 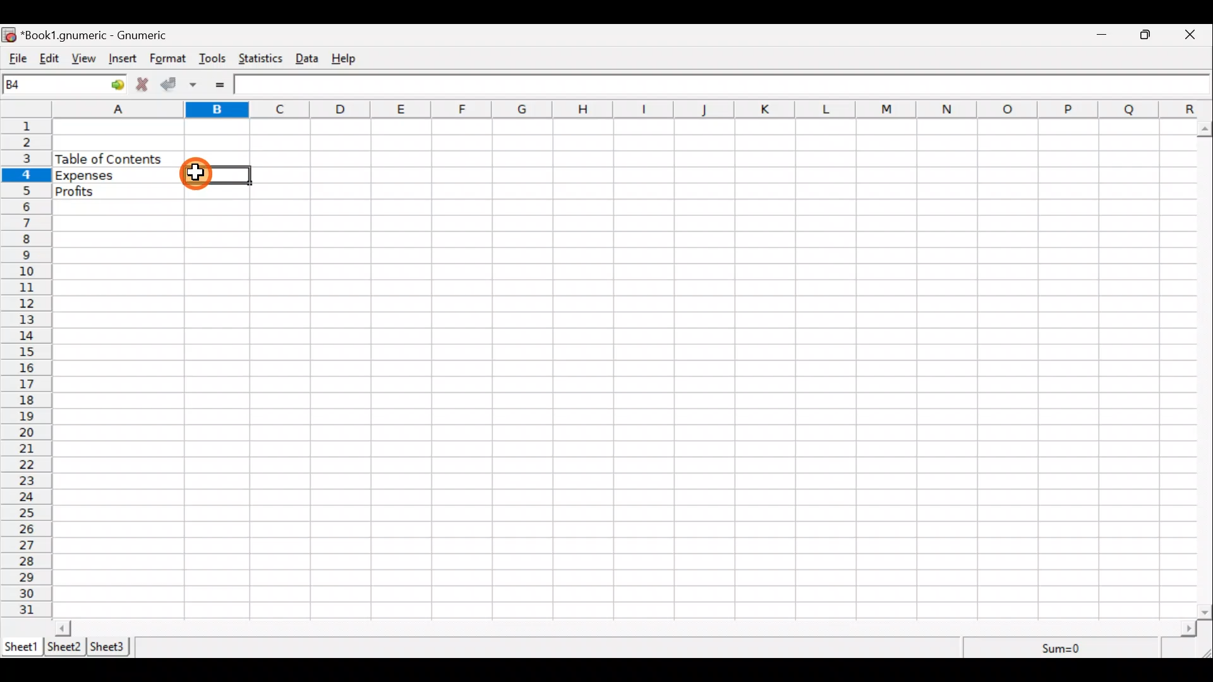 I want to click on Sum=0, so click(x=1063, y=649).